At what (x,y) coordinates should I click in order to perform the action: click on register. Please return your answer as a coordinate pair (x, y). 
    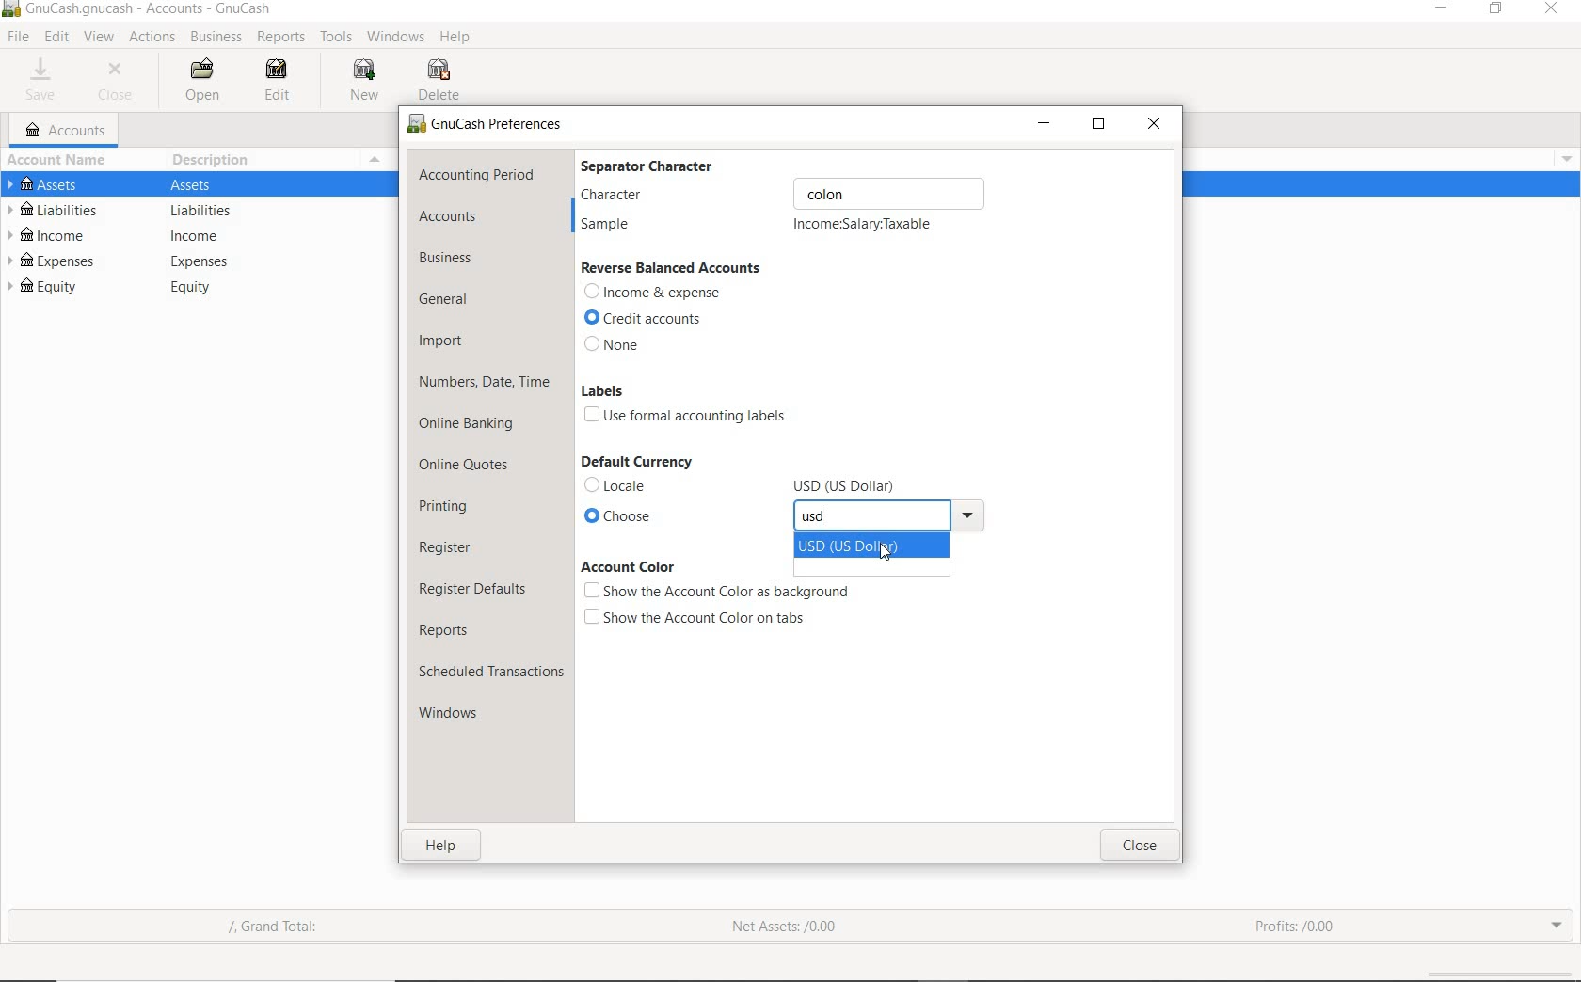
    Looking at the image, I should click on (447, 546).